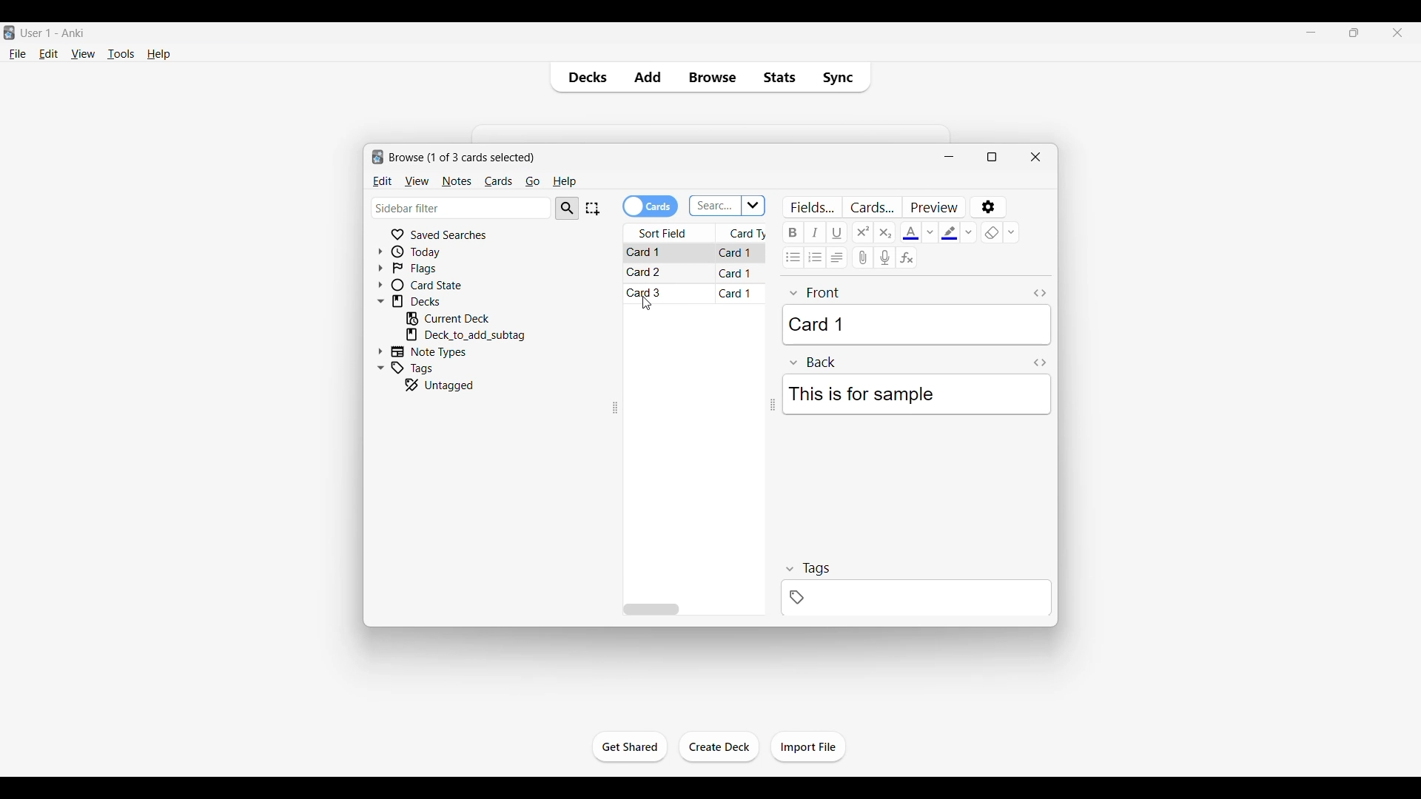  What do you see at coordinates (916, 598) in the screenshot?
I see `Click to add tag` at bounding box center [916, 598].